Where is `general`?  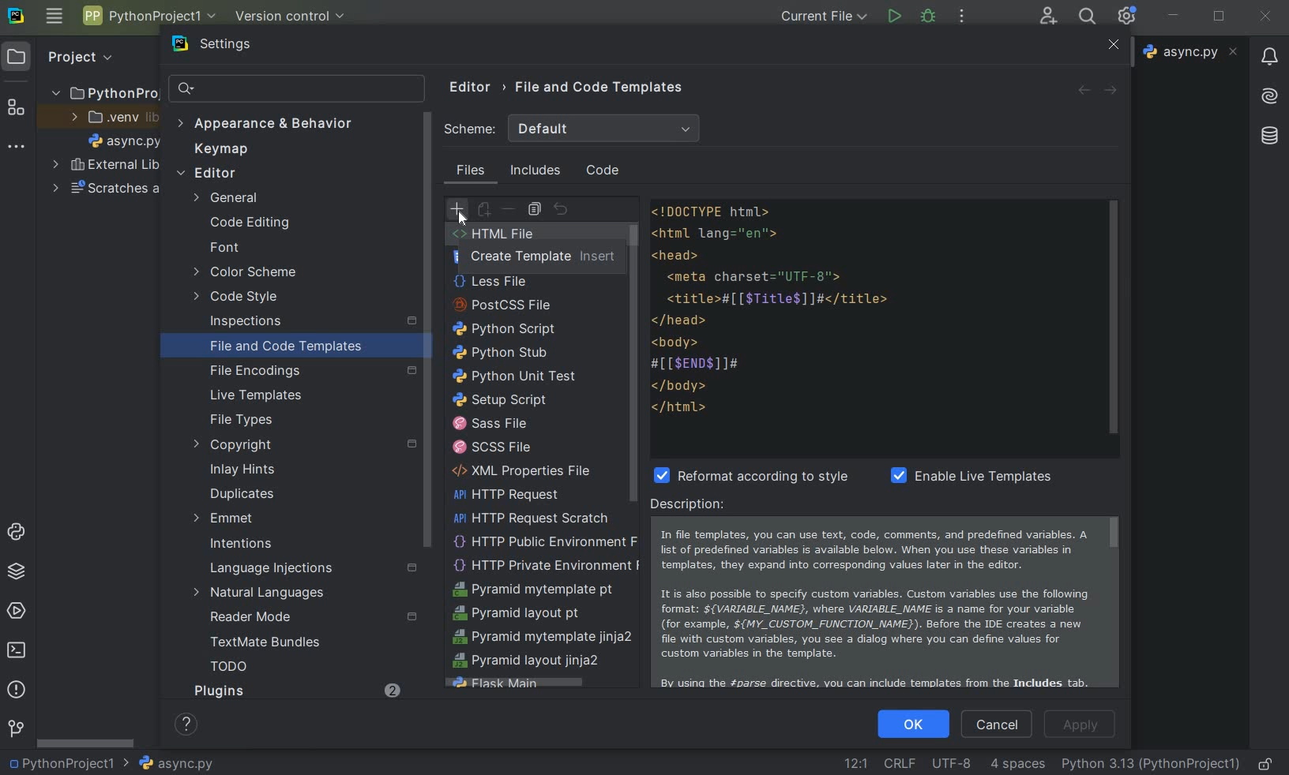
general is located at coordinates (231, 198).